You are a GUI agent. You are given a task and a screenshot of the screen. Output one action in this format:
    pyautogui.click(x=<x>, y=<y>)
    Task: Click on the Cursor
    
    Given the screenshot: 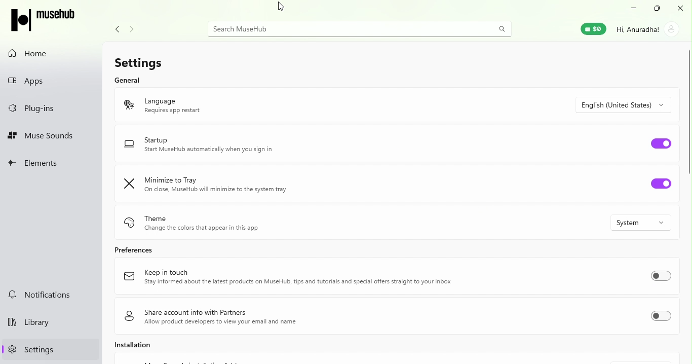 What is the action you would take?
    pyautogui.click(x=282, y=8)
    